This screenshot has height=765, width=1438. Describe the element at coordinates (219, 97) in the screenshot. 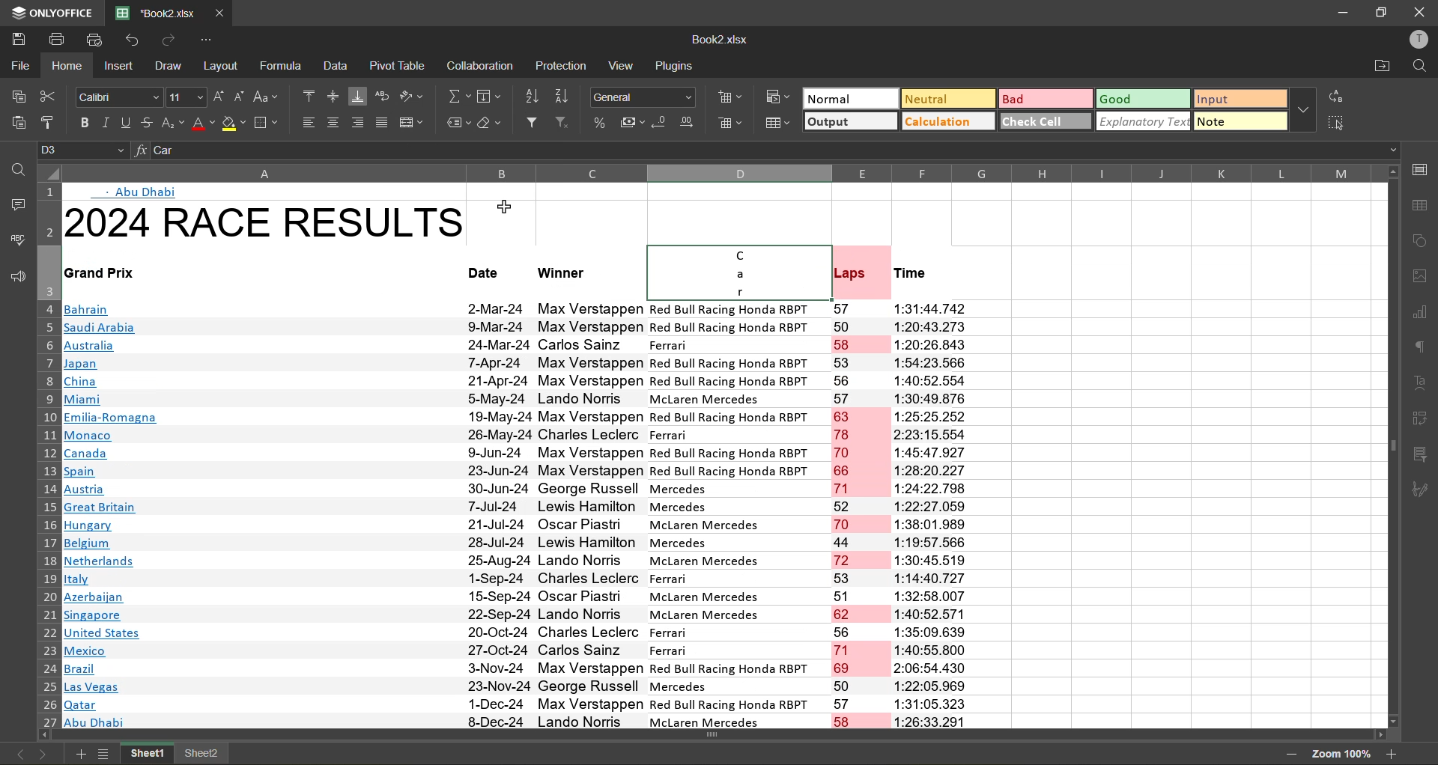

I see `increment size` at that location.